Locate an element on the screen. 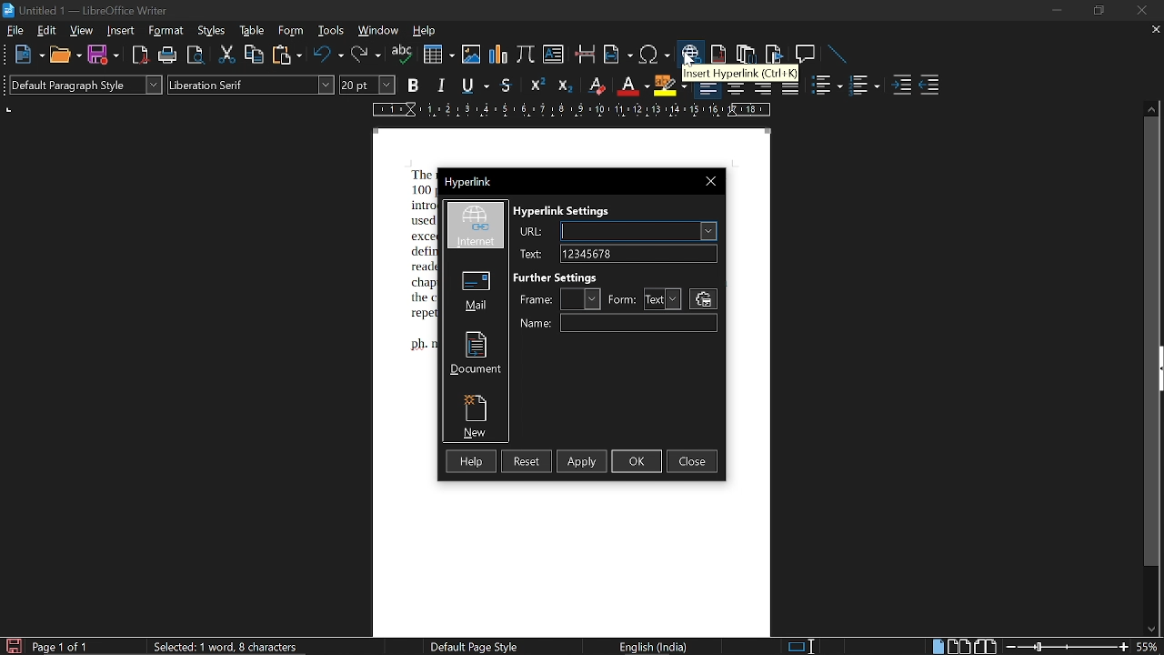 The height and width of the screenshot is (655, 1164). paste is located at coordinates (287, 55).